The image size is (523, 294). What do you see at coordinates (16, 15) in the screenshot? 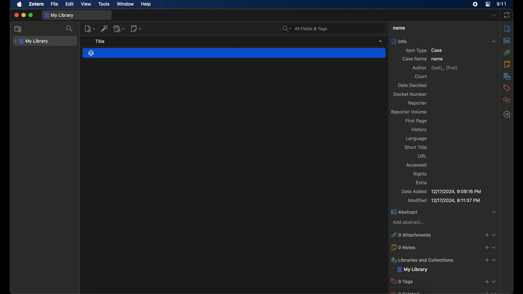
I see `close` at bounding box center [16, 15].